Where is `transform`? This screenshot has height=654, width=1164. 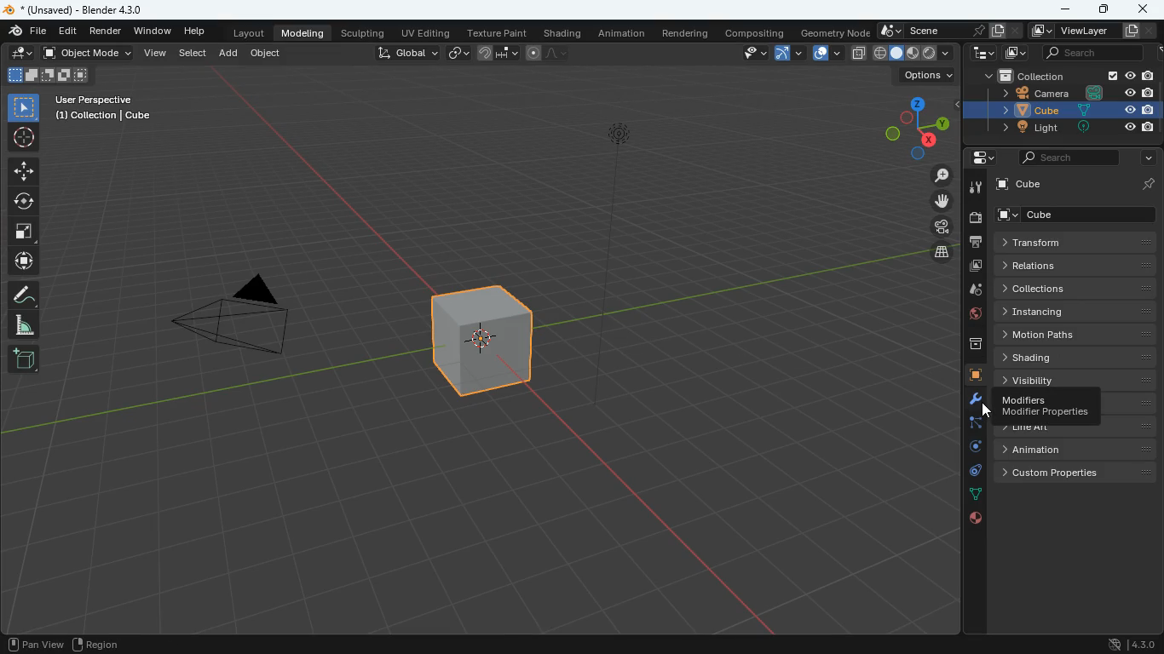 transform is located at coordinates (1073, 243).